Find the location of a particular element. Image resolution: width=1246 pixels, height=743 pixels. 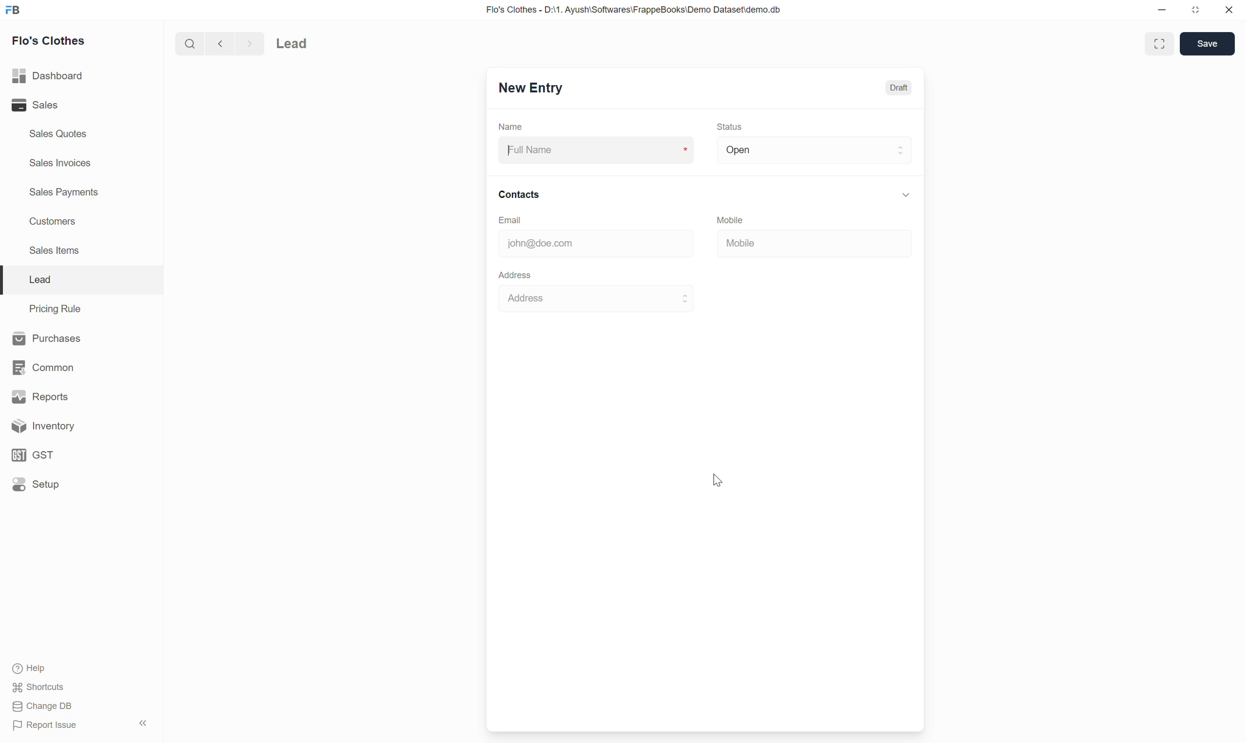

Pricing Rule is located at coordinates (54, 308).